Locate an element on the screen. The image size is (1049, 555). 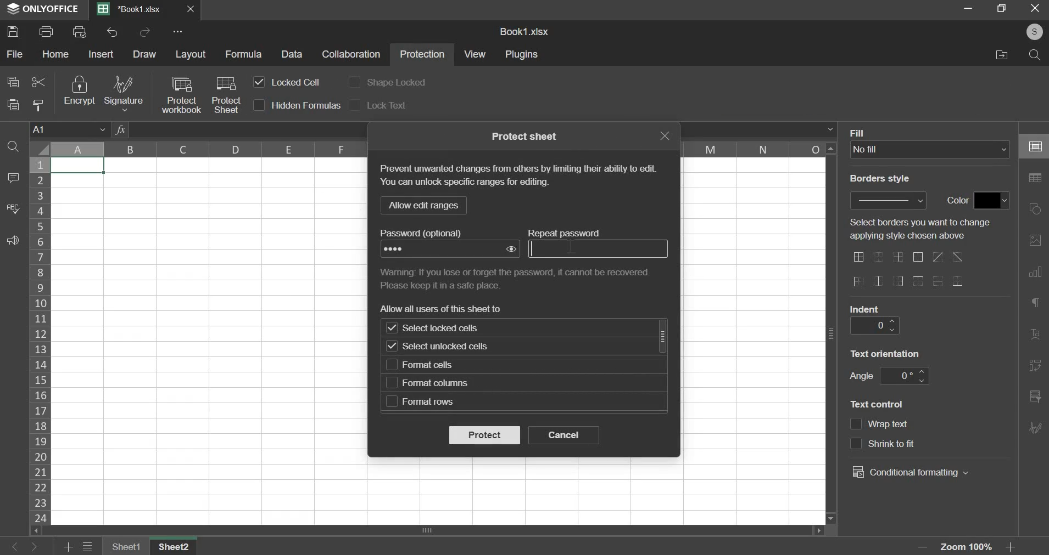
shape locked is located at coordinates (397, 83).